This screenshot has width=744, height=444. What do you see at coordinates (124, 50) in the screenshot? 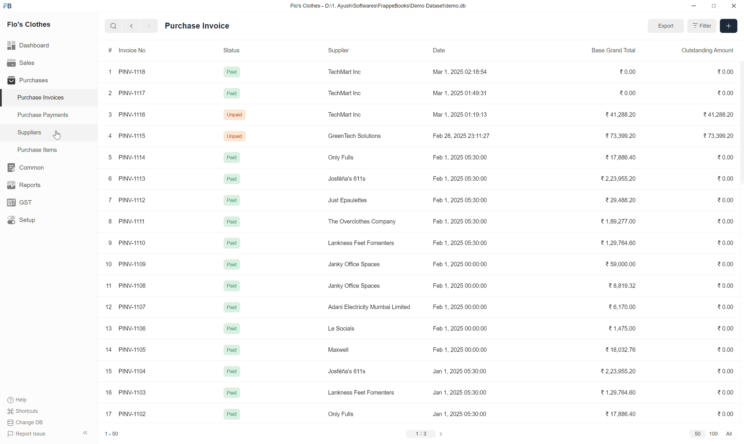
I see `# Invoice No` at bounding box center [124, 50].